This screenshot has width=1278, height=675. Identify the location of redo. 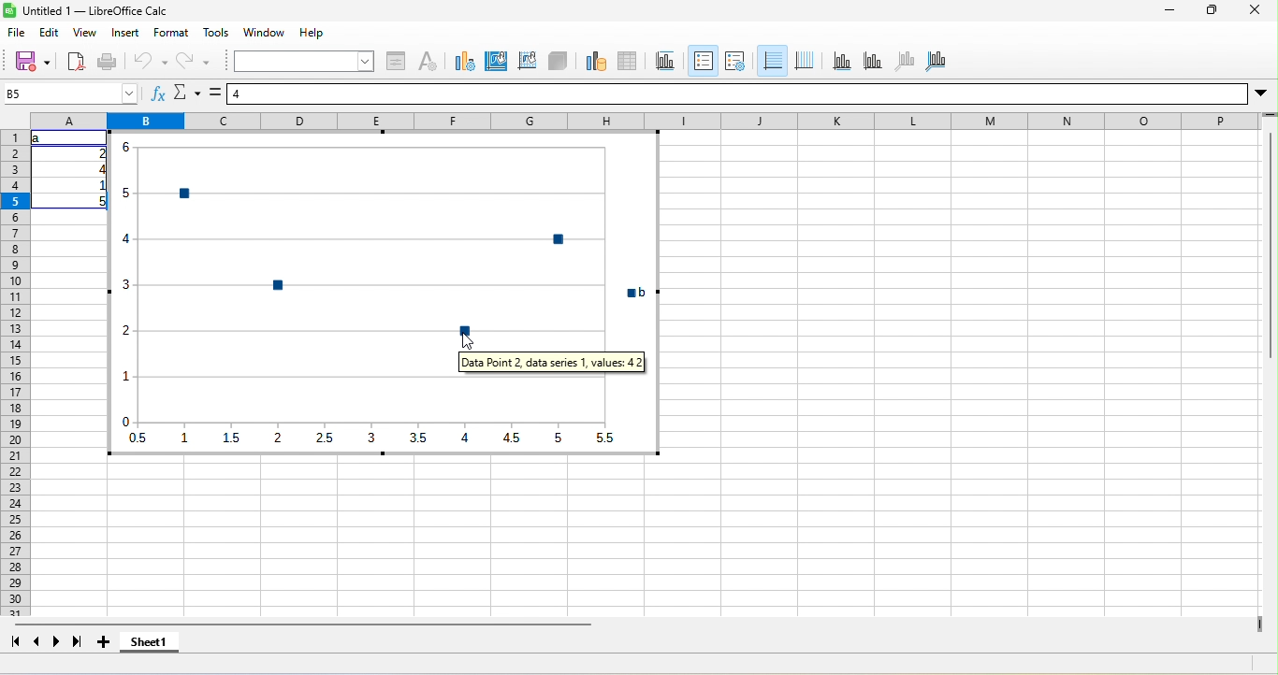
(193, 62).